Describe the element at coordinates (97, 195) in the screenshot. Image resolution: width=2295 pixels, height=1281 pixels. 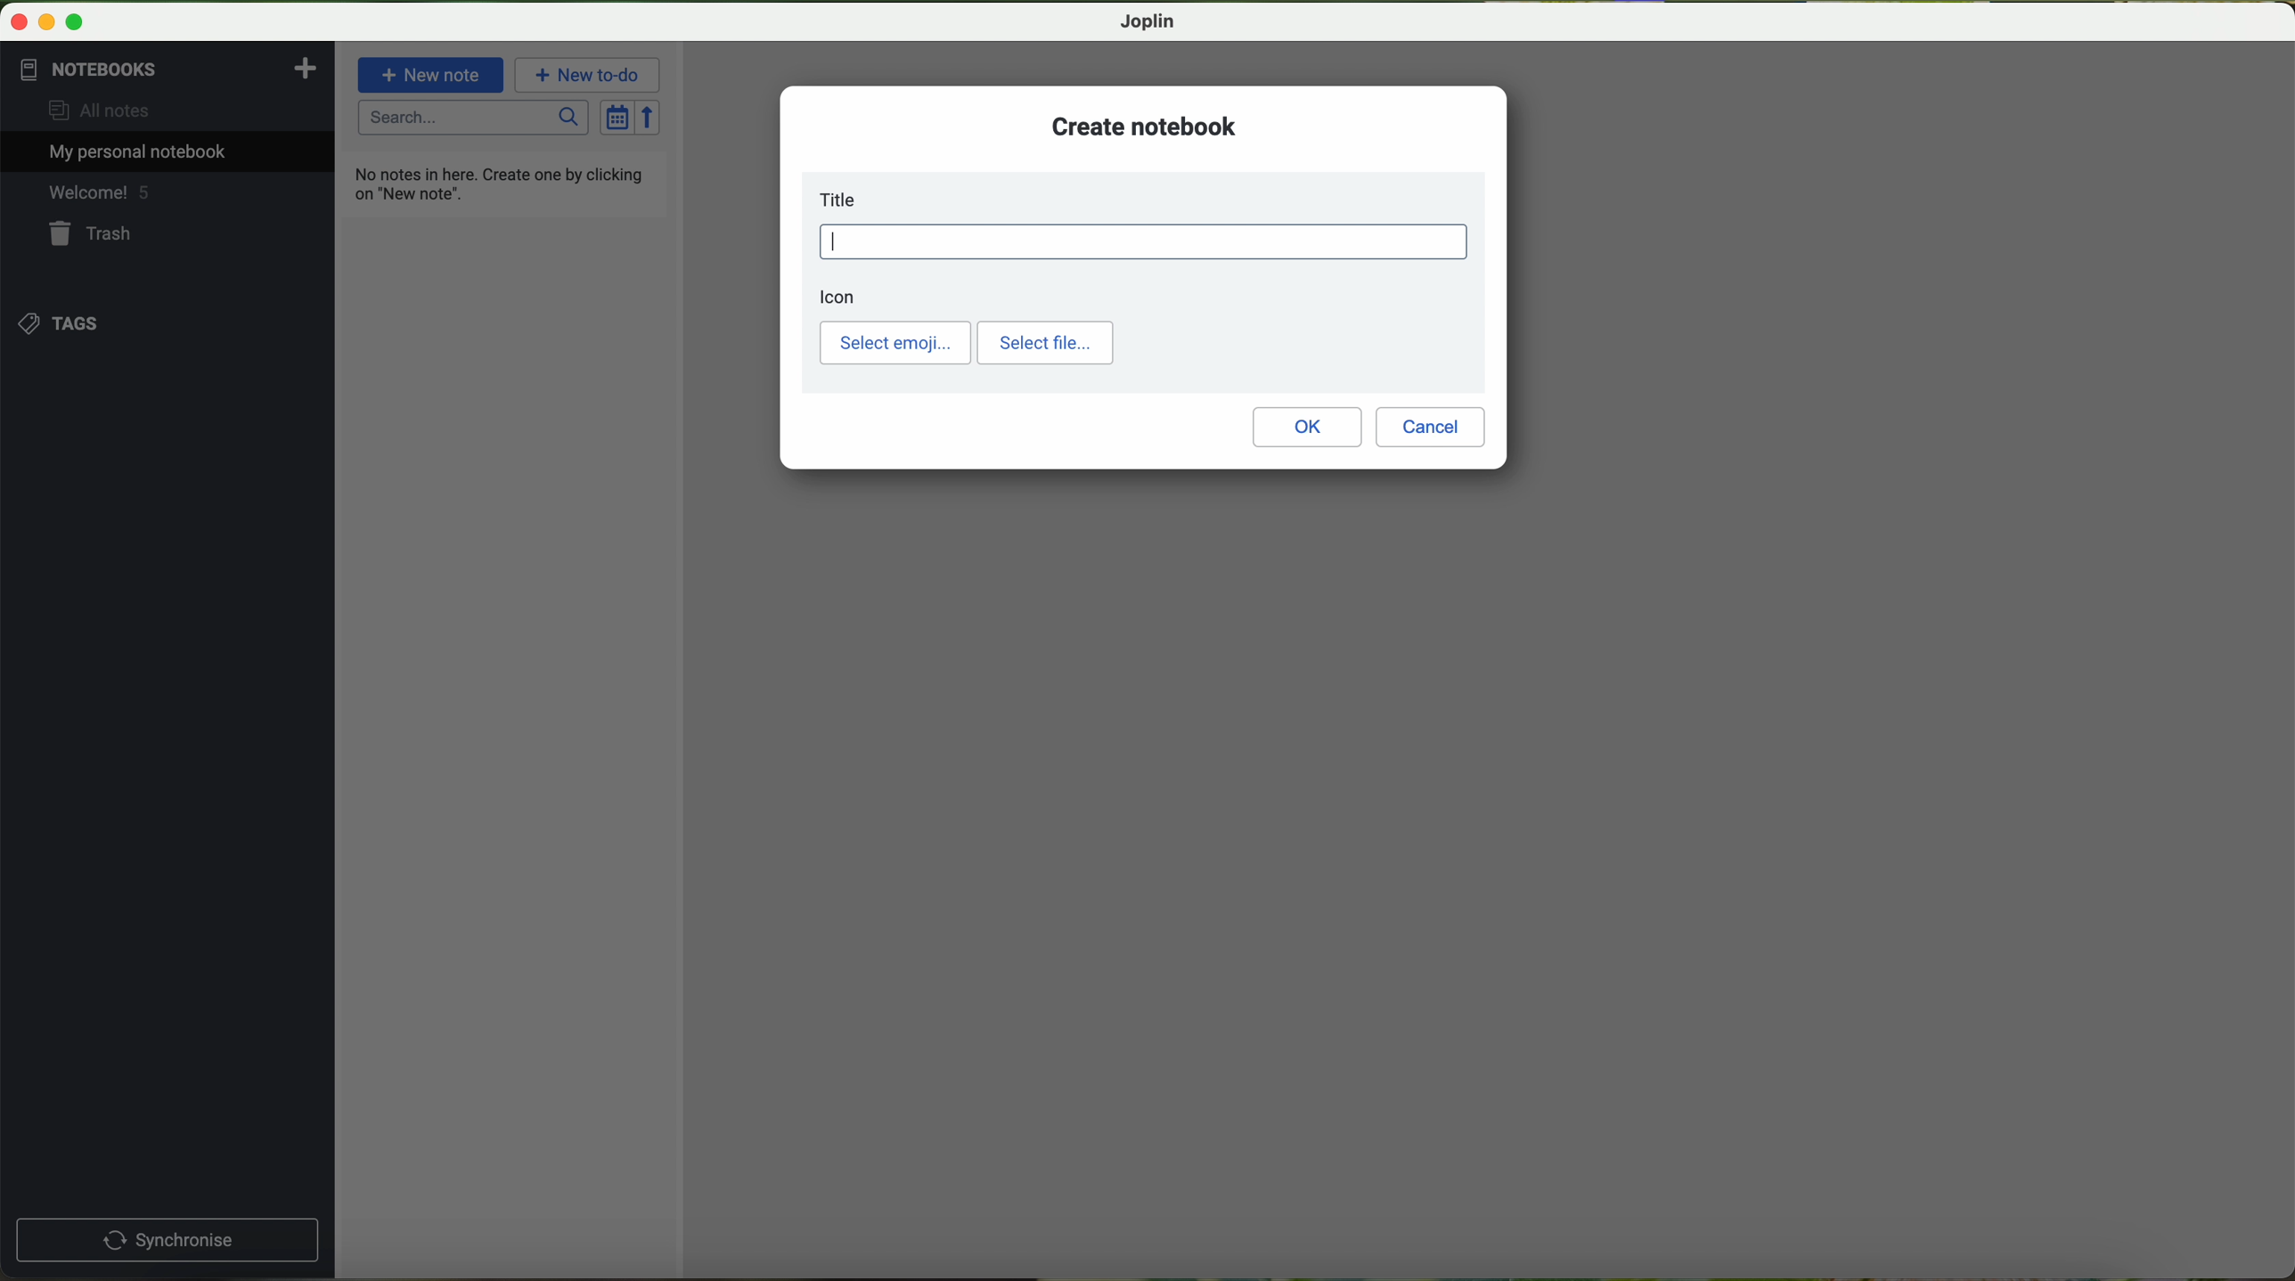
I see `welcome! 5` at that location.